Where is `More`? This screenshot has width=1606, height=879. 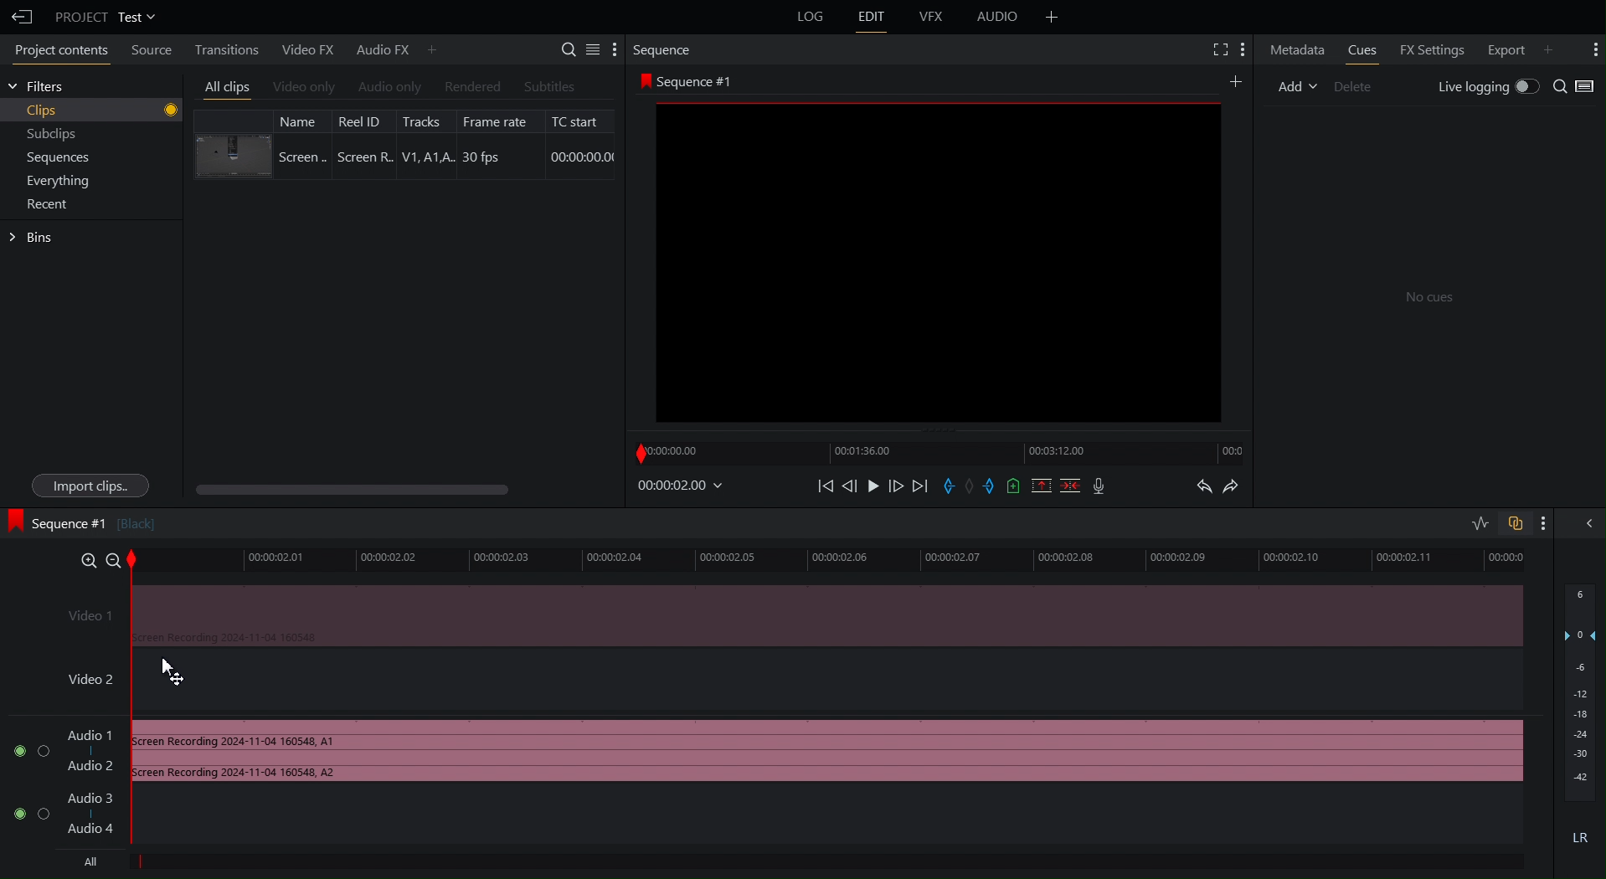 More is located at coordinates (1245, 51).